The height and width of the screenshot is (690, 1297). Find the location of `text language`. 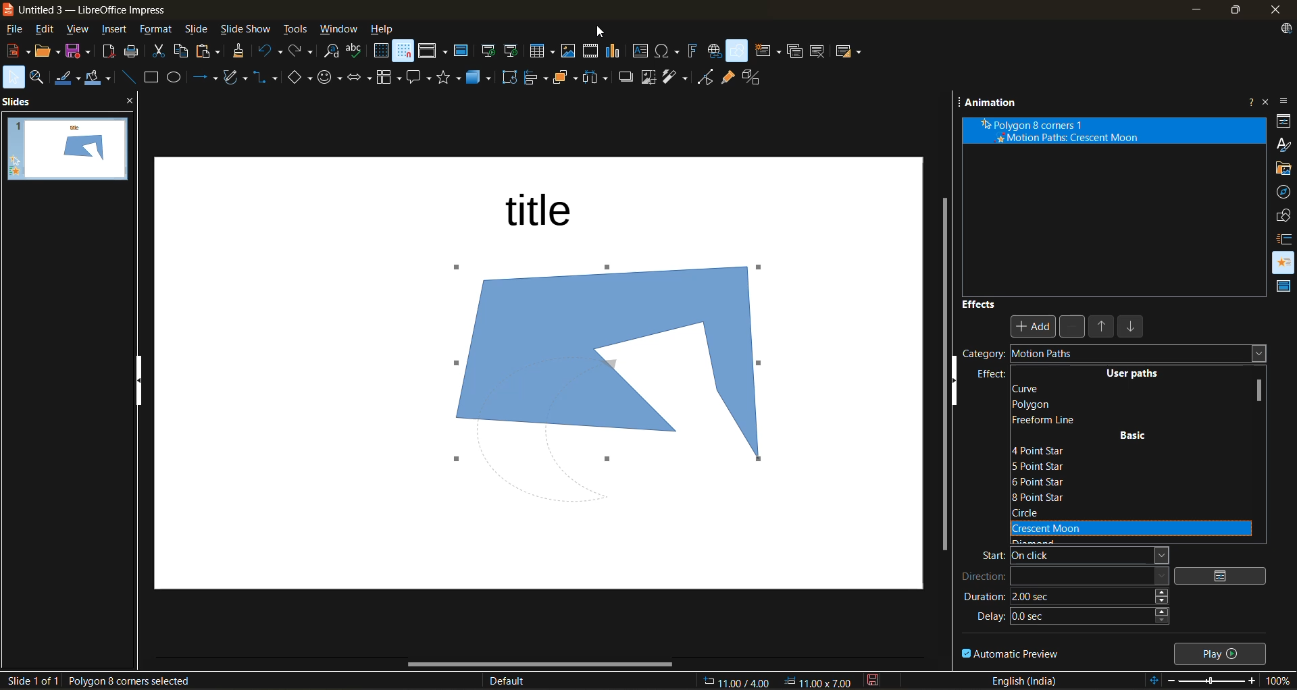

text language is located at coordinates (1032, 680).